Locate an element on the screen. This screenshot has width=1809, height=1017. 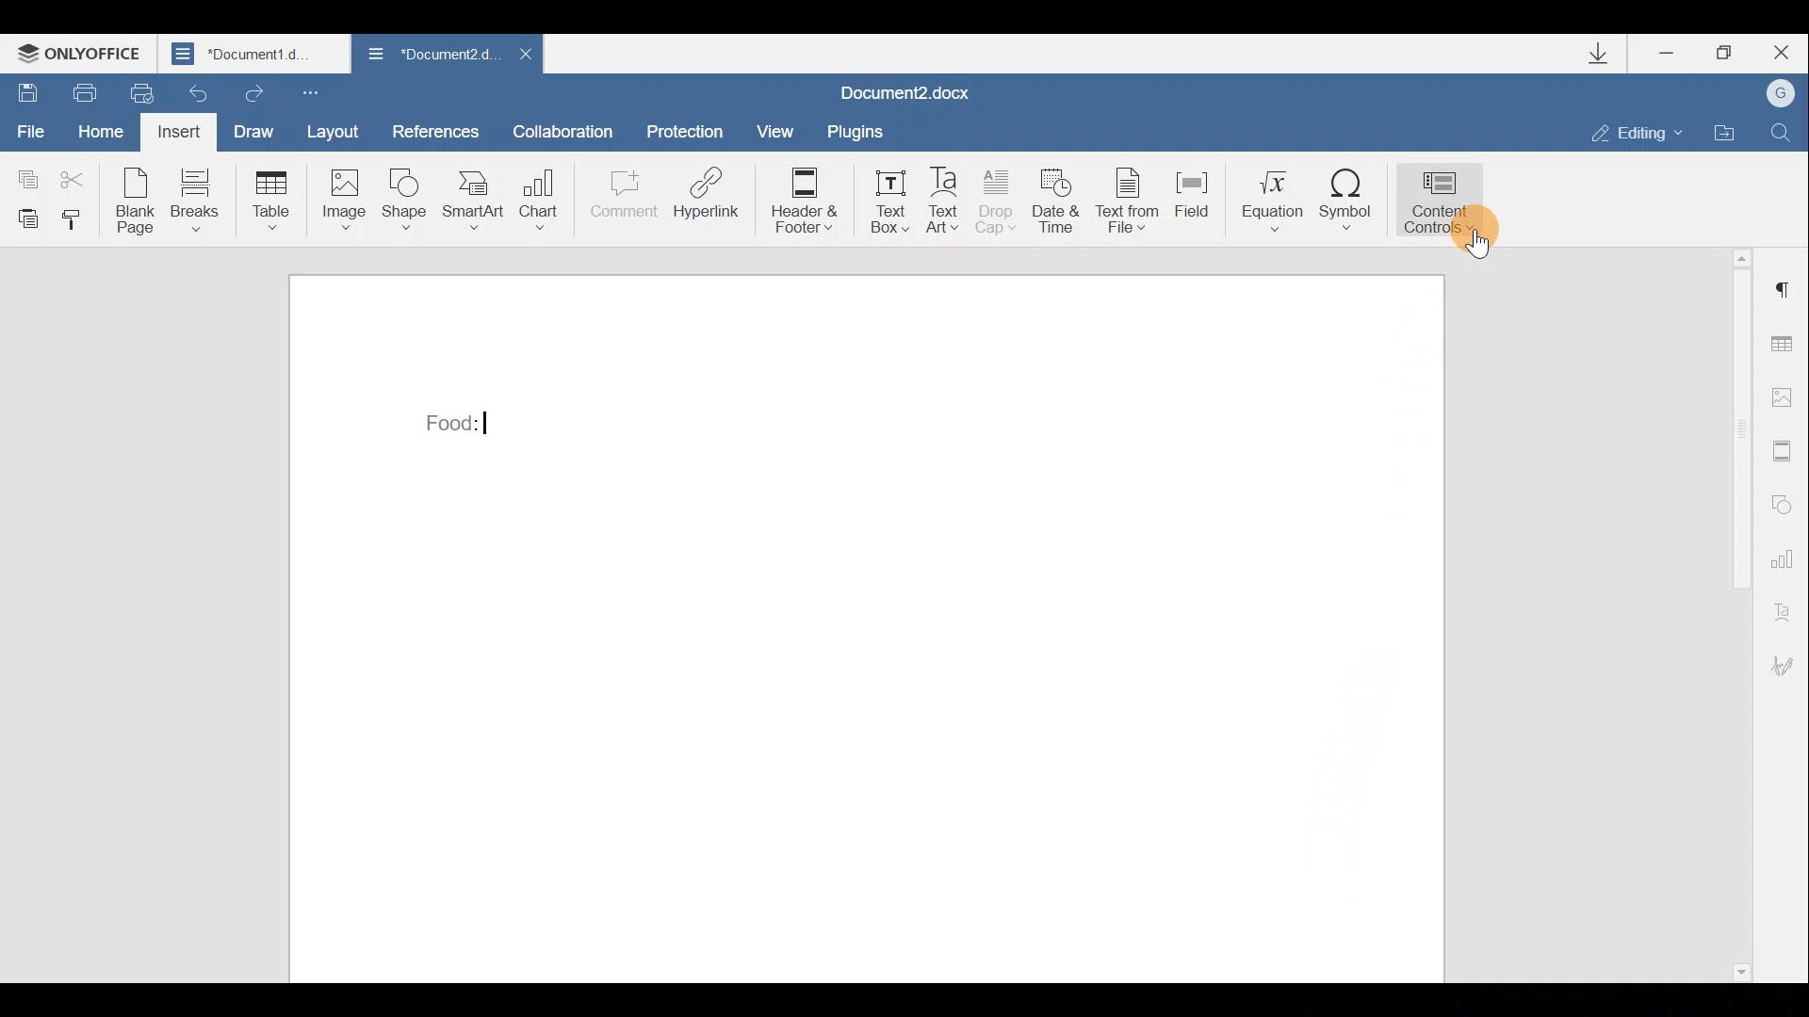
View is located at coordinates (776, 130).